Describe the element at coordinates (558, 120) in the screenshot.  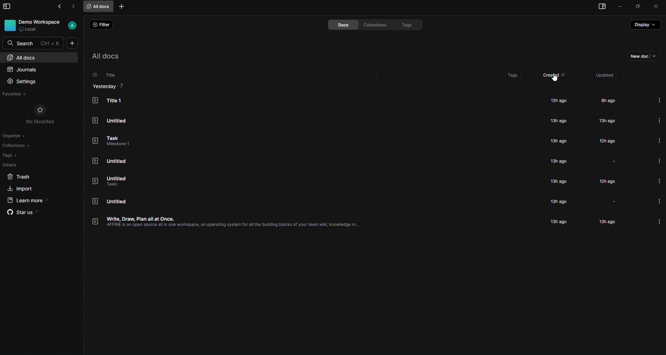
I see `13h ago` at that location.